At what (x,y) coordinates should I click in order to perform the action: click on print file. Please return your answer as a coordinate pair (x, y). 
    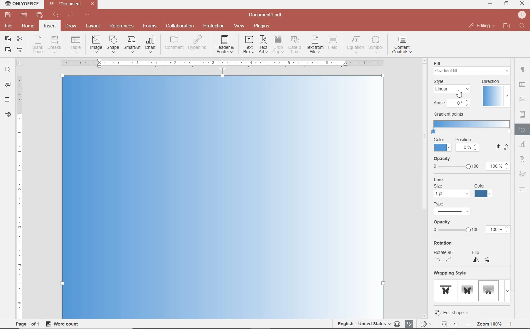
    Looking at the image, I should click on (24, 15).